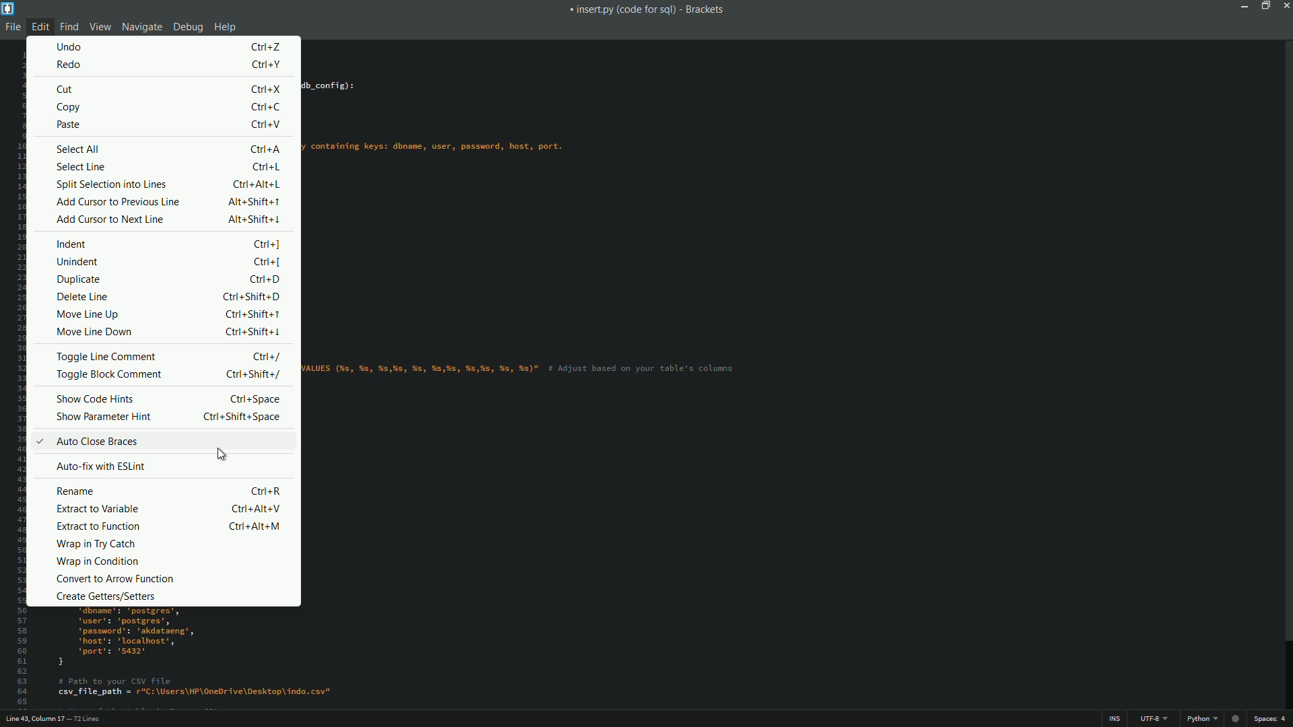 Image resolution: width=1293 pixels, height=727 pixels. I want to click on wrap in try catch, so click(96, 545).